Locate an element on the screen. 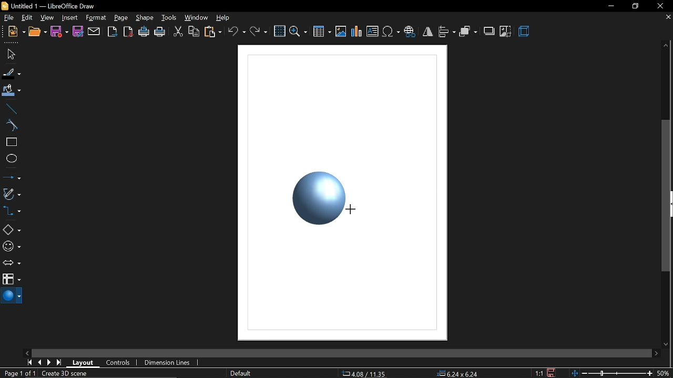 The image size is (673, 378). tools is located at coordinates (169, 18).